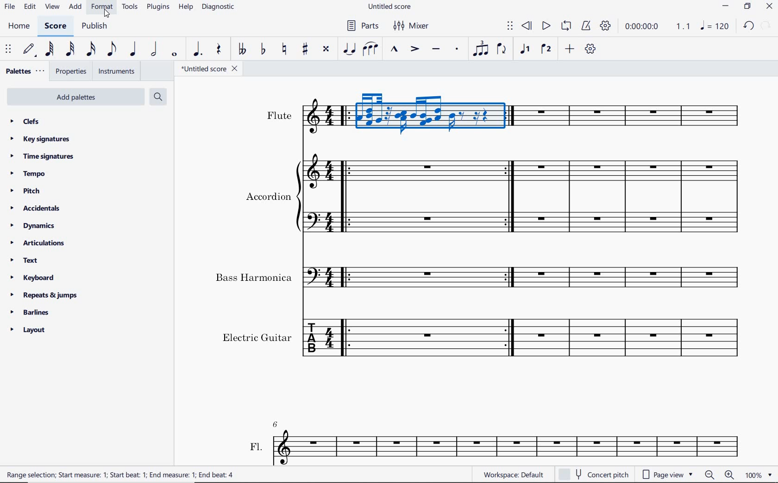 Image resolution: width=778 pixels, height=483 pixels. What do you see at coordinates (25, 192) in the screenshot?
I see `pitch` at bounding box center [25, 192].